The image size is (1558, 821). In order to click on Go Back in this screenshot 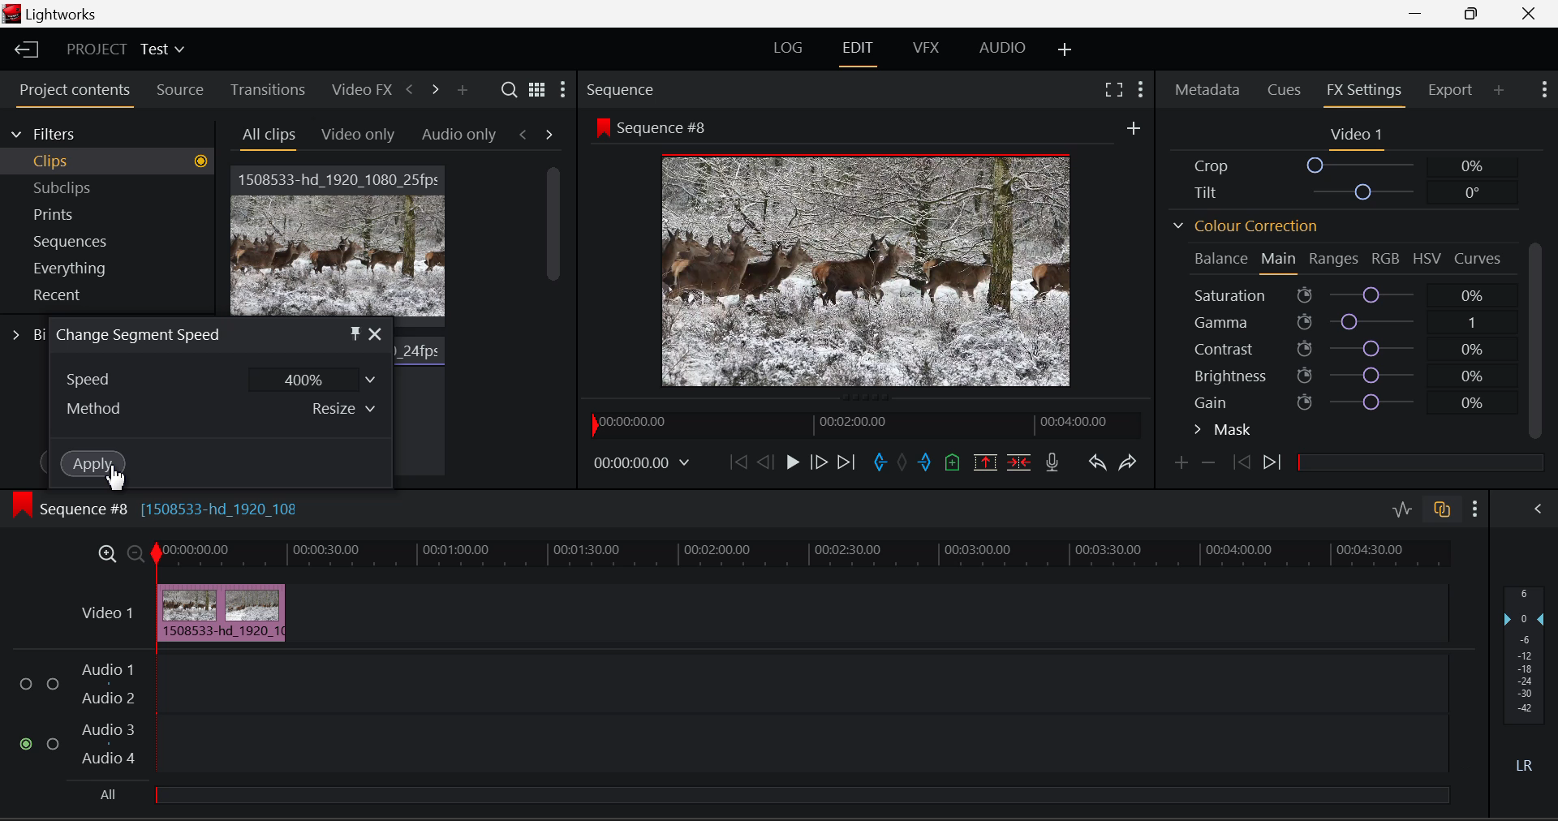, I will do `click(765, 462)`.